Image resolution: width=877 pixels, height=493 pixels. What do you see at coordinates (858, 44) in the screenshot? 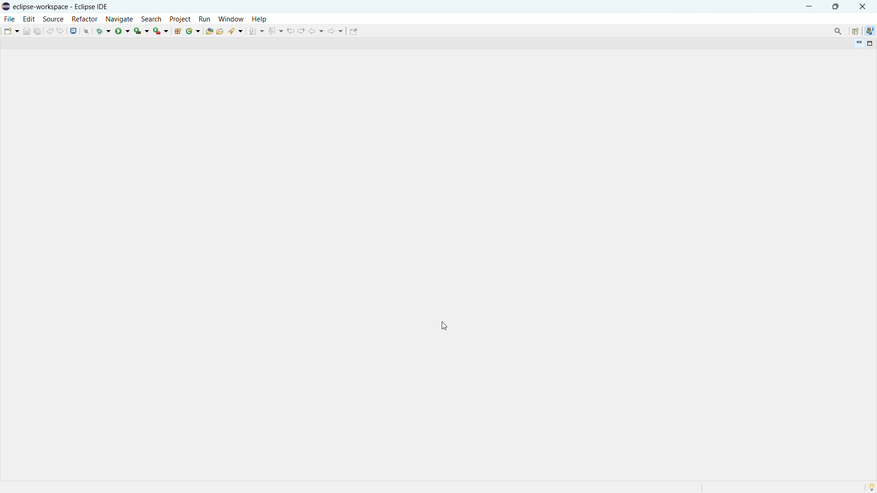
I see `minimize view` at bounding box center [858, 44].